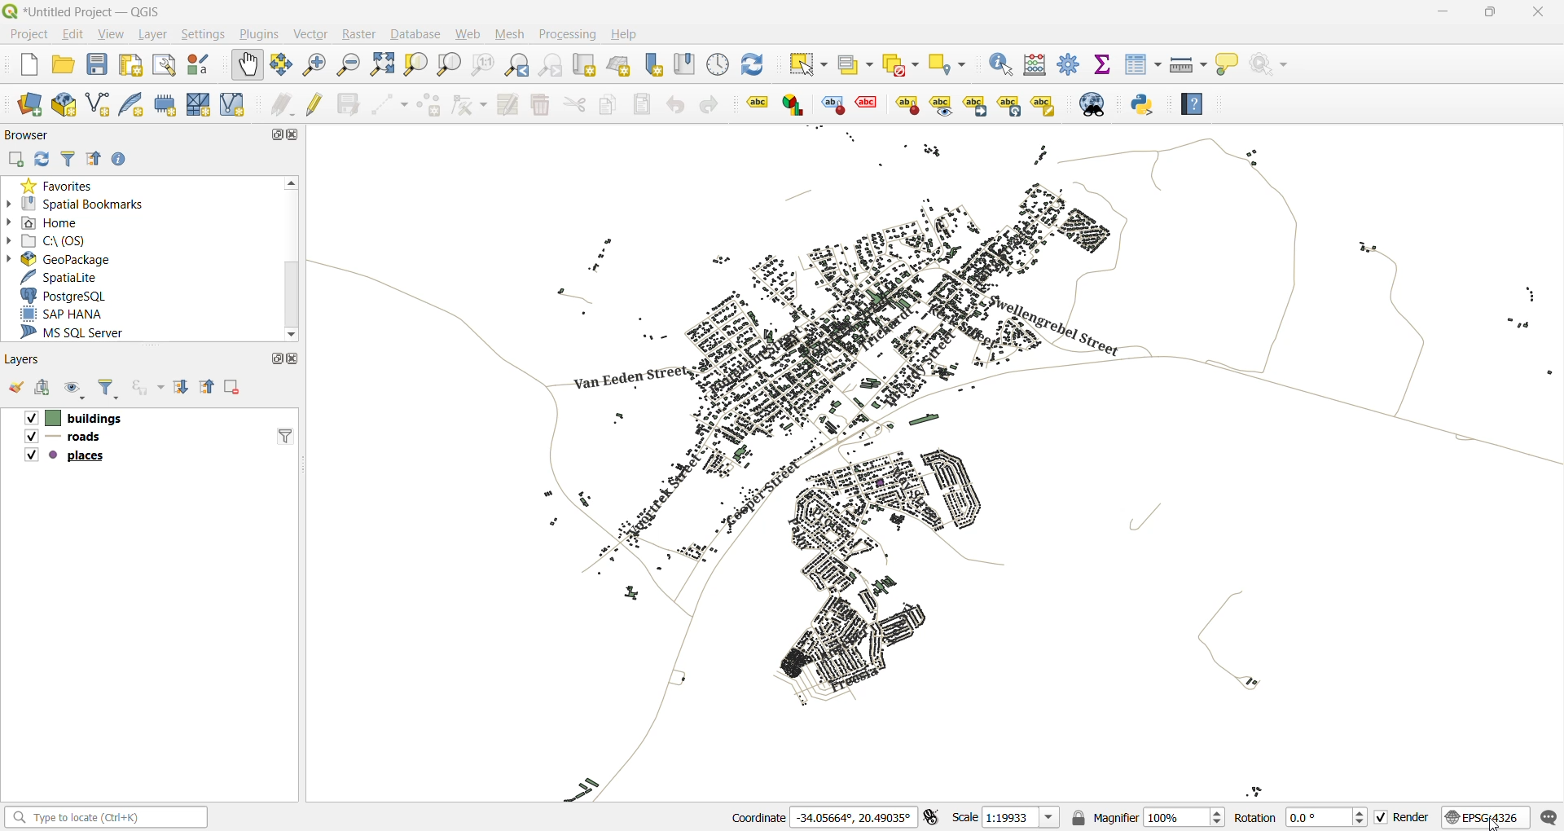 This screenshot has width=1564, height=831. What do you see at coordinates (272, 135) in the screenshot?
I see `maximize` at bounding box center [272, 135].